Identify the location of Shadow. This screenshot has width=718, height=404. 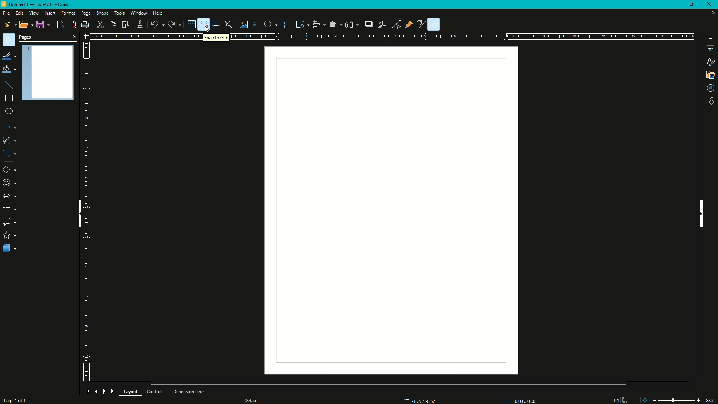
(368, 25).